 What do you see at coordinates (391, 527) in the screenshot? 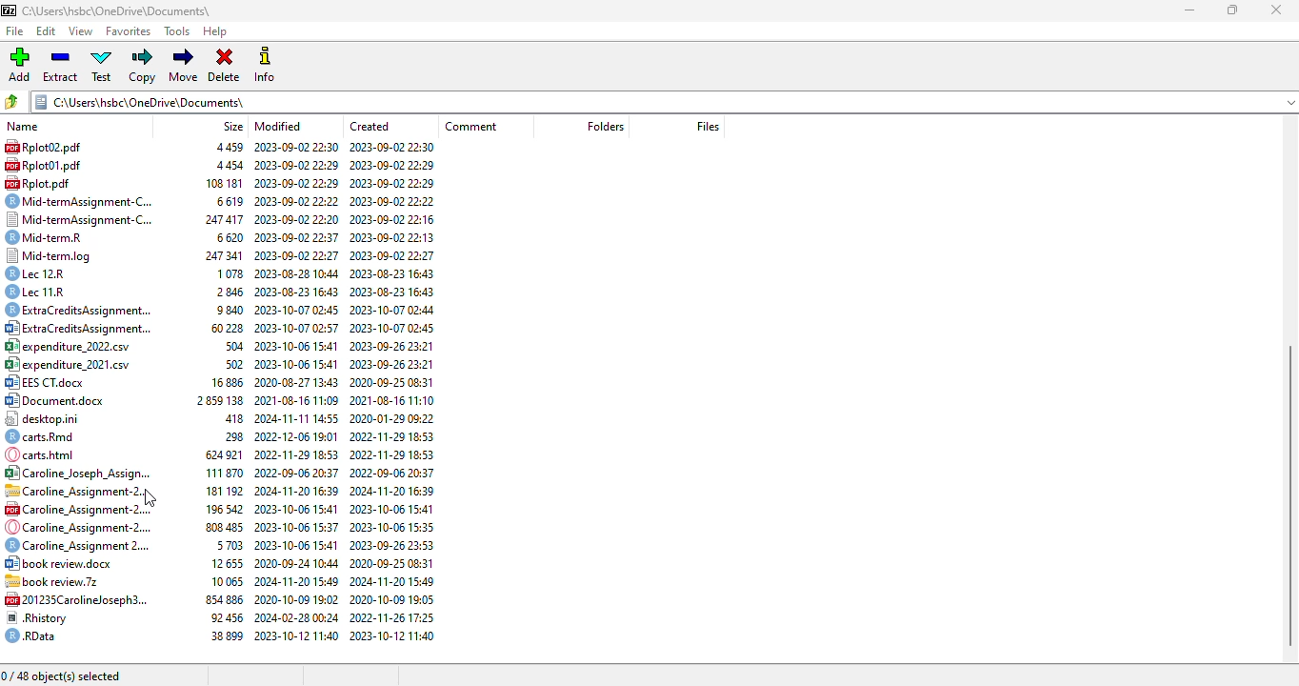
I see `2023-10-06 15:35` at bounding box center [391, 527].